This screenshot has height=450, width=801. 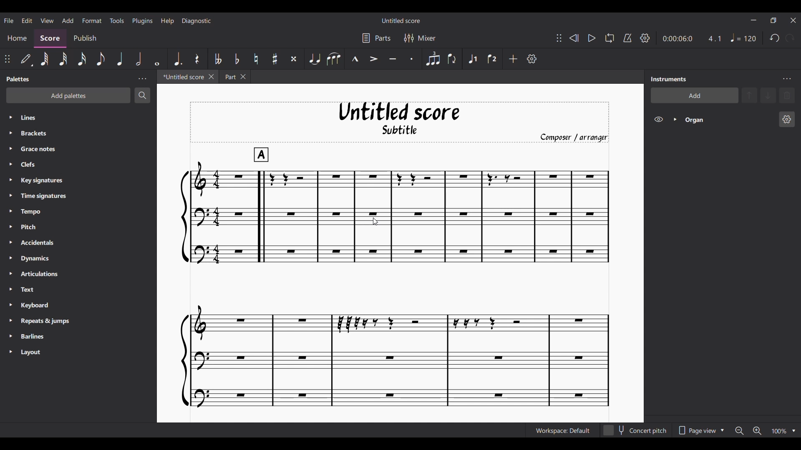 I want to click on Diagnostic menu, so click(x=196, y=20).